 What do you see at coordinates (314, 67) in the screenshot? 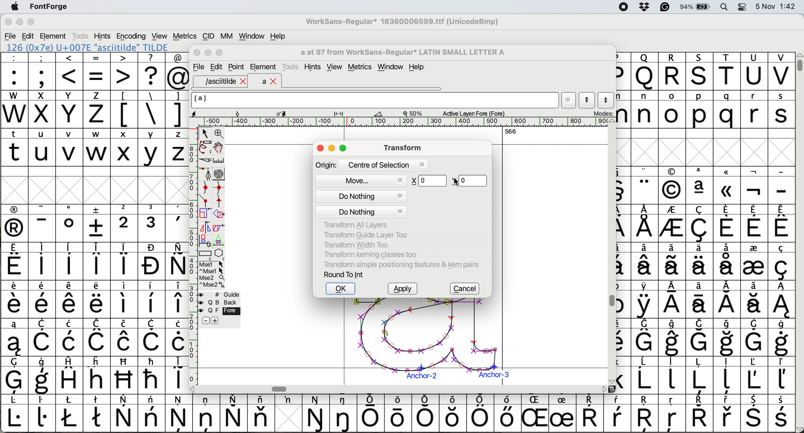
I see `hints` at bounding box center [314, 67].